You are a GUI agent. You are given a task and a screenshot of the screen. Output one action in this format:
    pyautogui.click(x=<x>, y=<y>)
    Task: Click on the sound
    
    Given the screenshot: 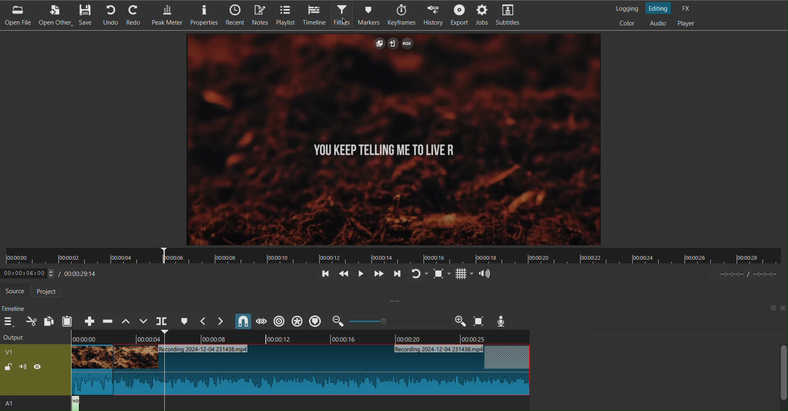 What is the action you would take?
    pyautogui.click(x=23, y=368)
    